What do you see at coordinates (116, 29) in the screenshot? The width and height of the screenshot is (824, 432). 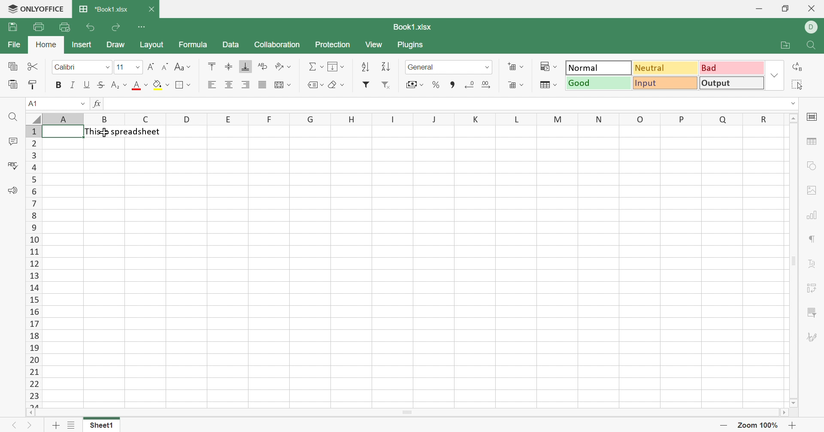 I see `Redo` at bounding box center [116, 29].